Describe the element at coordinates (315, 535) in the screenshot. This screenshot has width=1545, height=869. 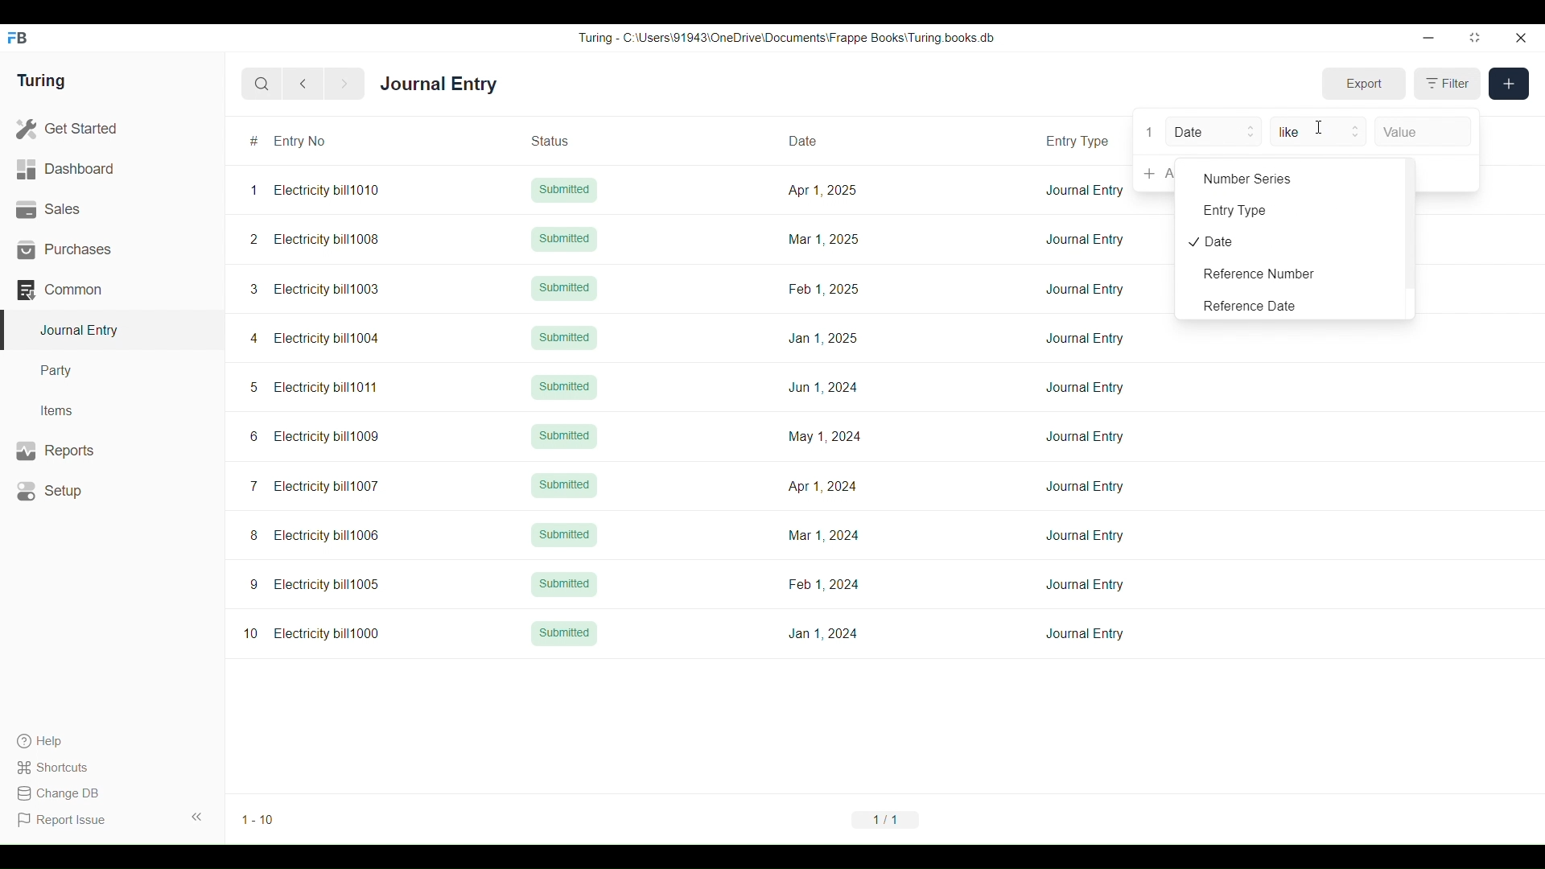
I see `8 Electricity bill1006` at that location.